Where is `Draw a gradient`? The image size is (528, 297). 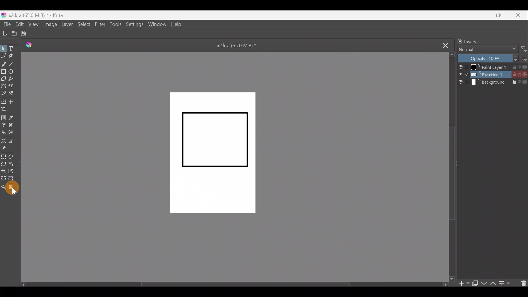 Draw a gradient is located at coordinates (4, 117).